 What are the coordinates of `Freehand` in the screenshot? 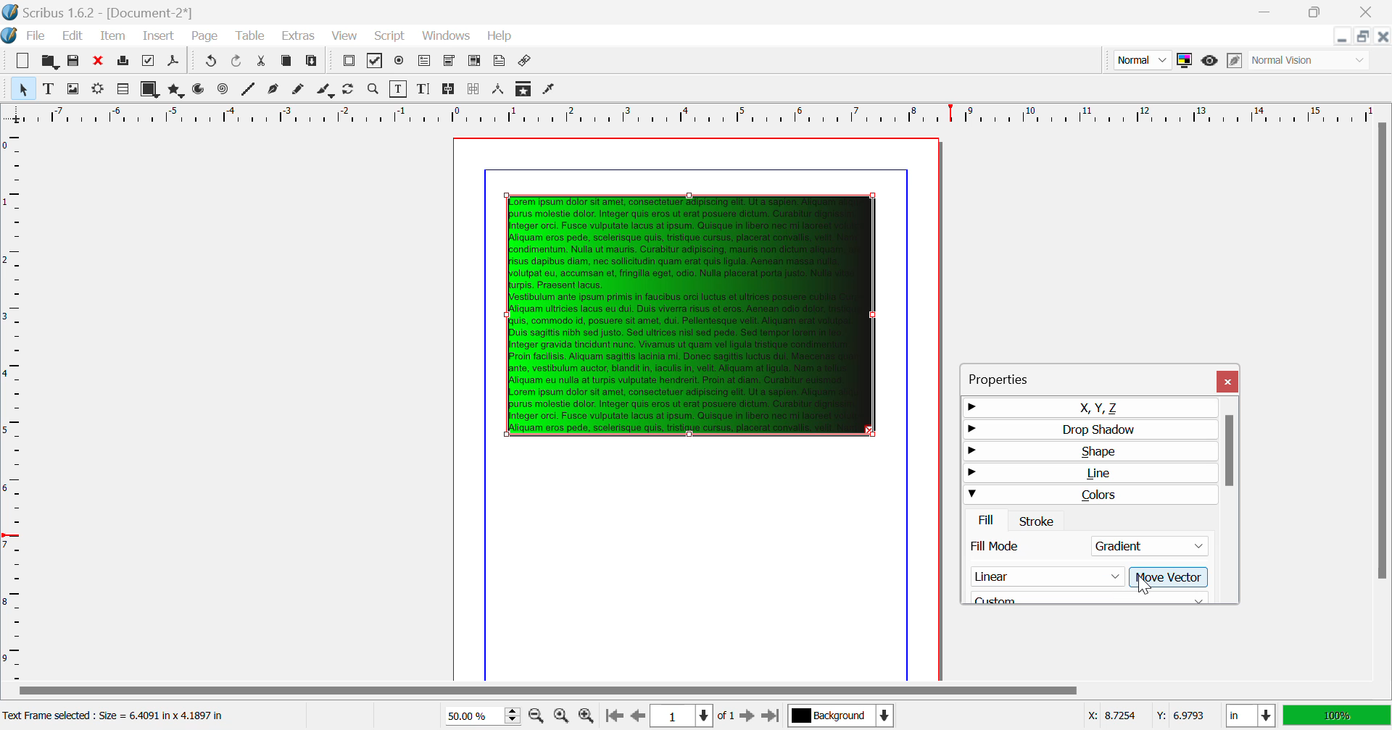 It's located at (300, 91).